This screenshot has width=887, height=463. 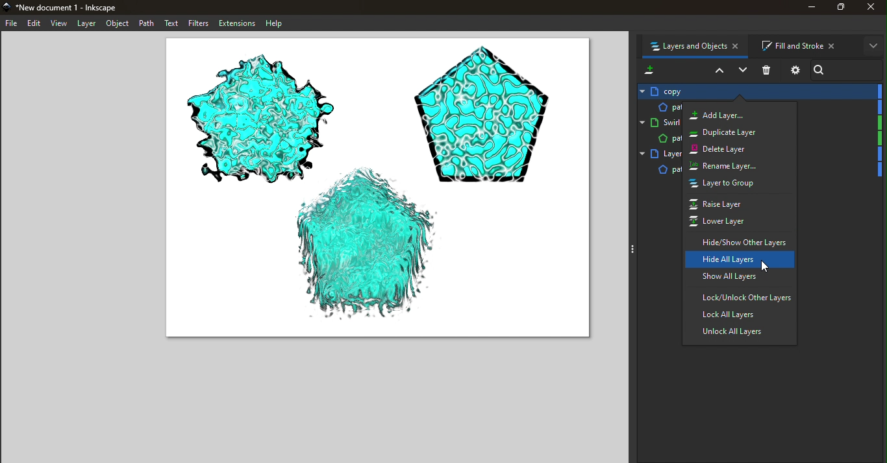 I want to click on Filters, so click(x=199, y=23).